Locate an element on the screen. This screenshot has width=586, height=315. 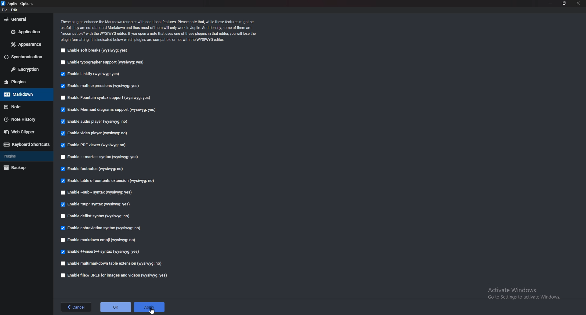
ok is located at coordinates (116, 306).